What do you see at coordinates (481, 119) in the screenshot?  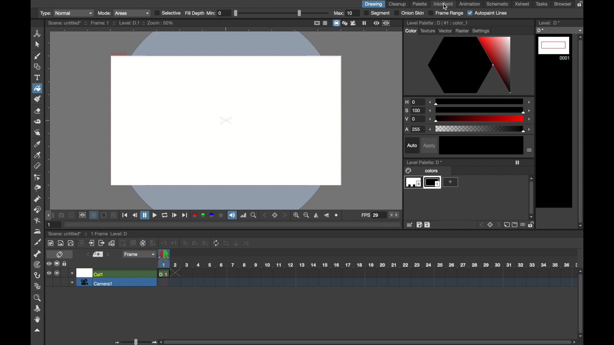 I see `scale` at bounding box center [481, 119].